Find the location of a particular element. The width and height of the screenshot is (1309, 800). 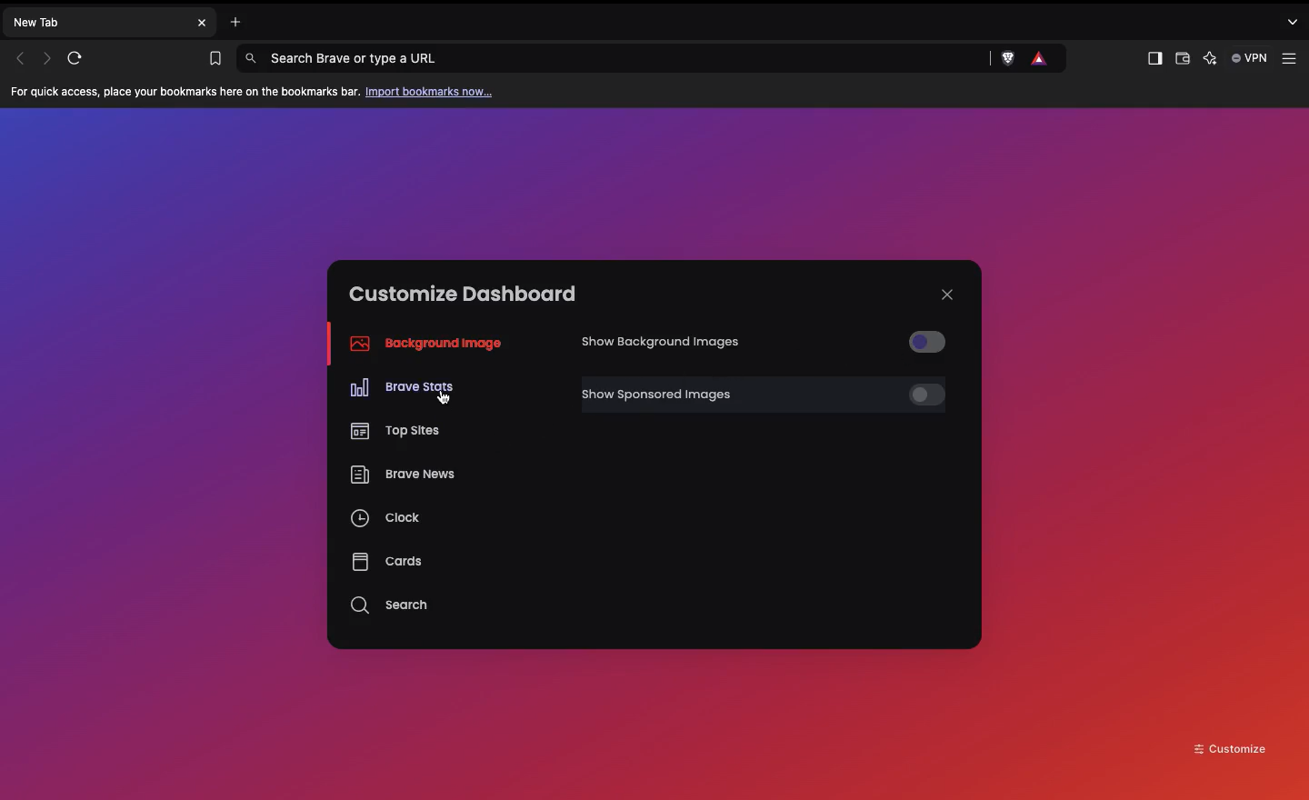

Wallet is located at coordinates (1181, 61).